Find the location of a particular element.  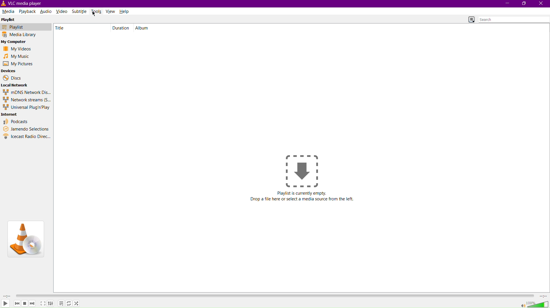

Tools is located at coordinates (97, 11).